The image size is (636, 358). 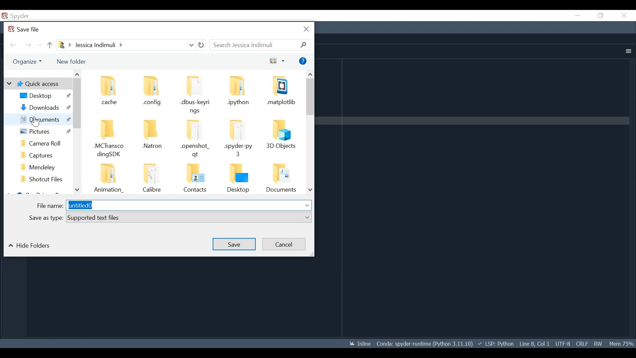 What do you see at coordinates (31, 246) in the screenshot?
I see `Hide folders` at bounding box center [31, 246].